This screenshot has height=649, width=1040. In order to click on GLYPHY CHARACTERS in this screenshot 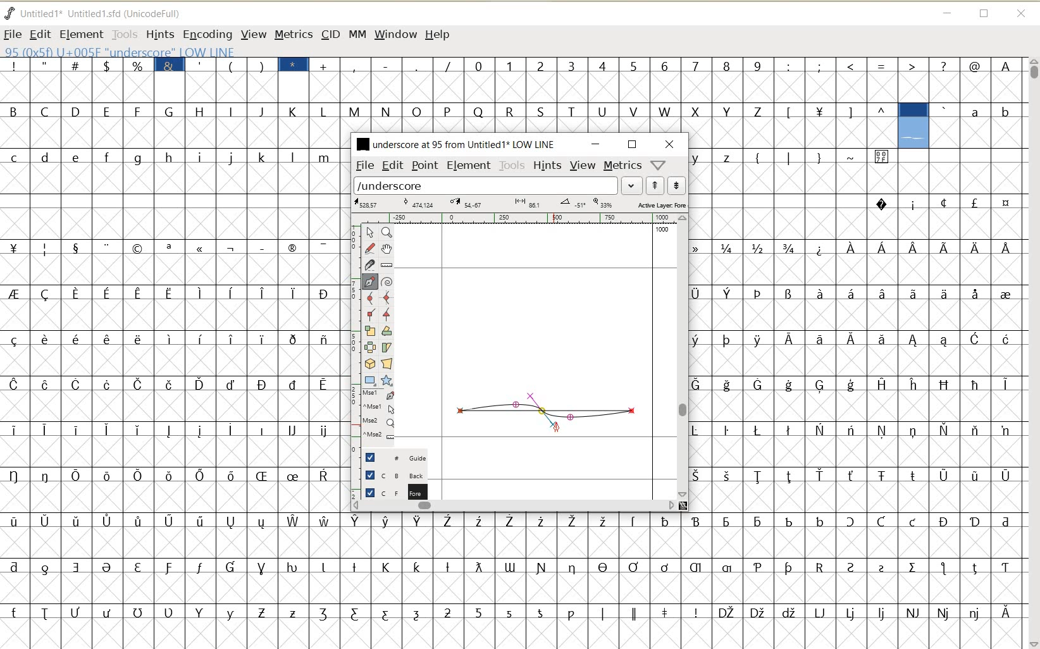, I will do `click(171, 345)`.